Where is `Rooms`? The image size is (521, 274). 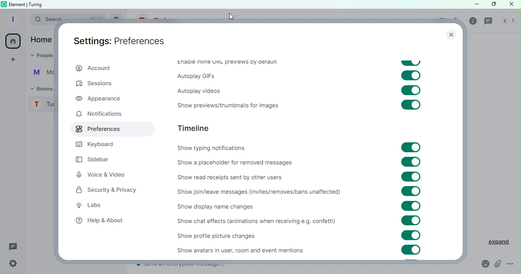
Rooms is located at coordinates (40, 88).